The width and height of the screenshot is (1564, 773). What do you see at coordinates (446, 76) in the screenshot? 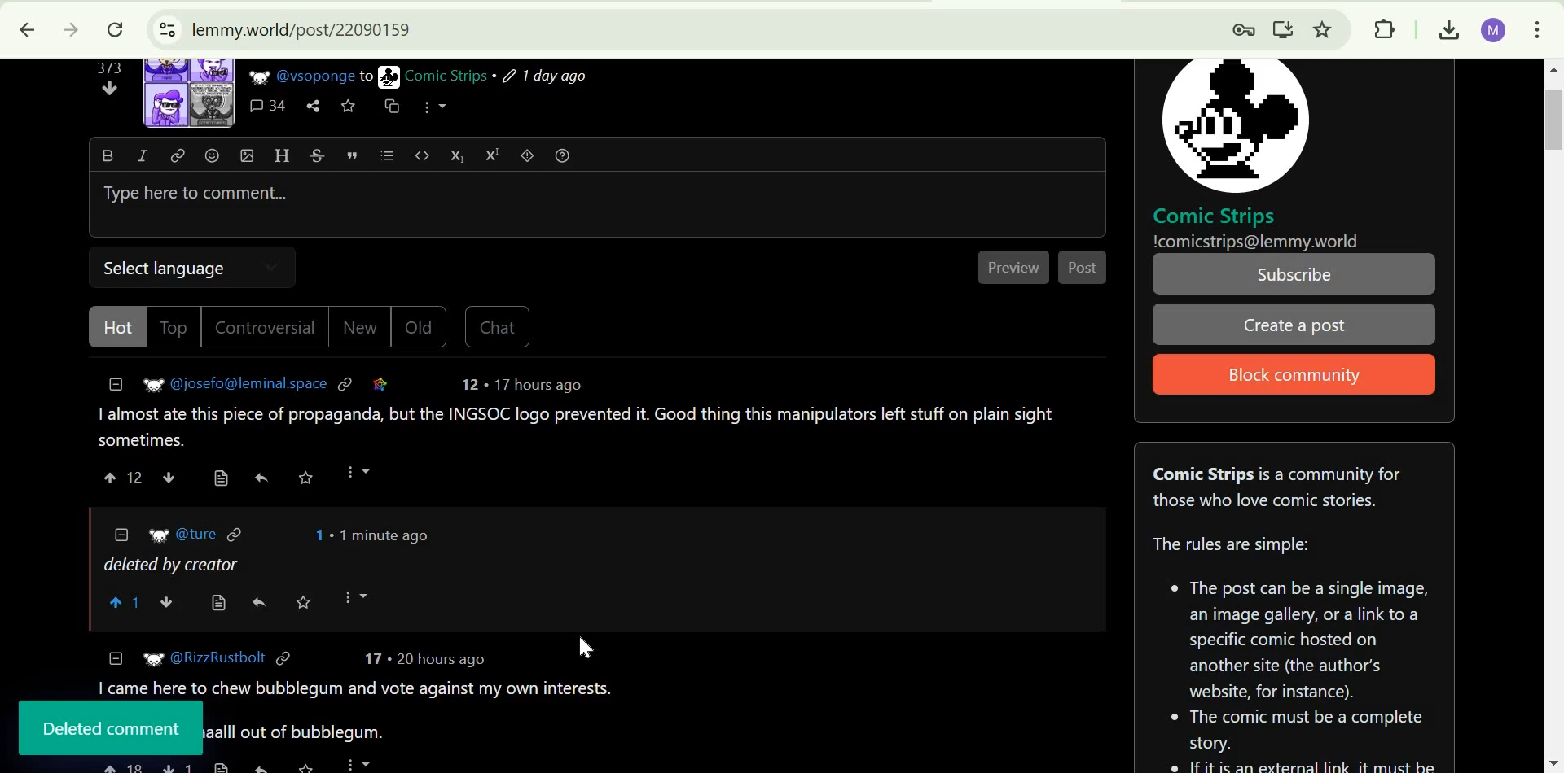
I see `Comic Strips` at bounding box center [446, 76].